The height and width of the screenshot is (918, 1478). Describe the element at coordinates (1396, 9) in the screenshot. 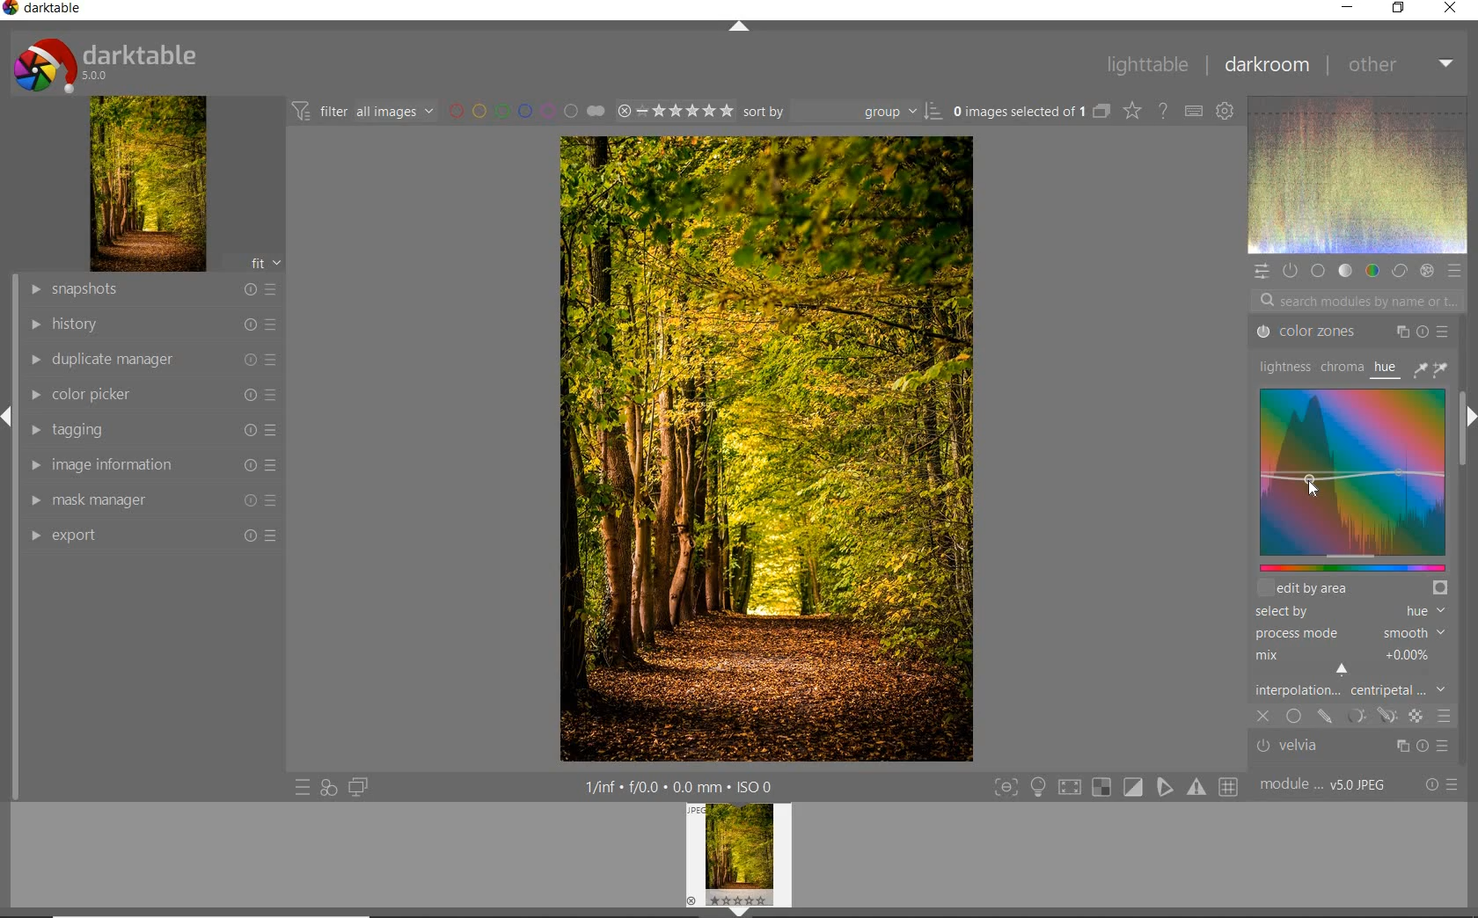

I see `RESTORE` at that location.